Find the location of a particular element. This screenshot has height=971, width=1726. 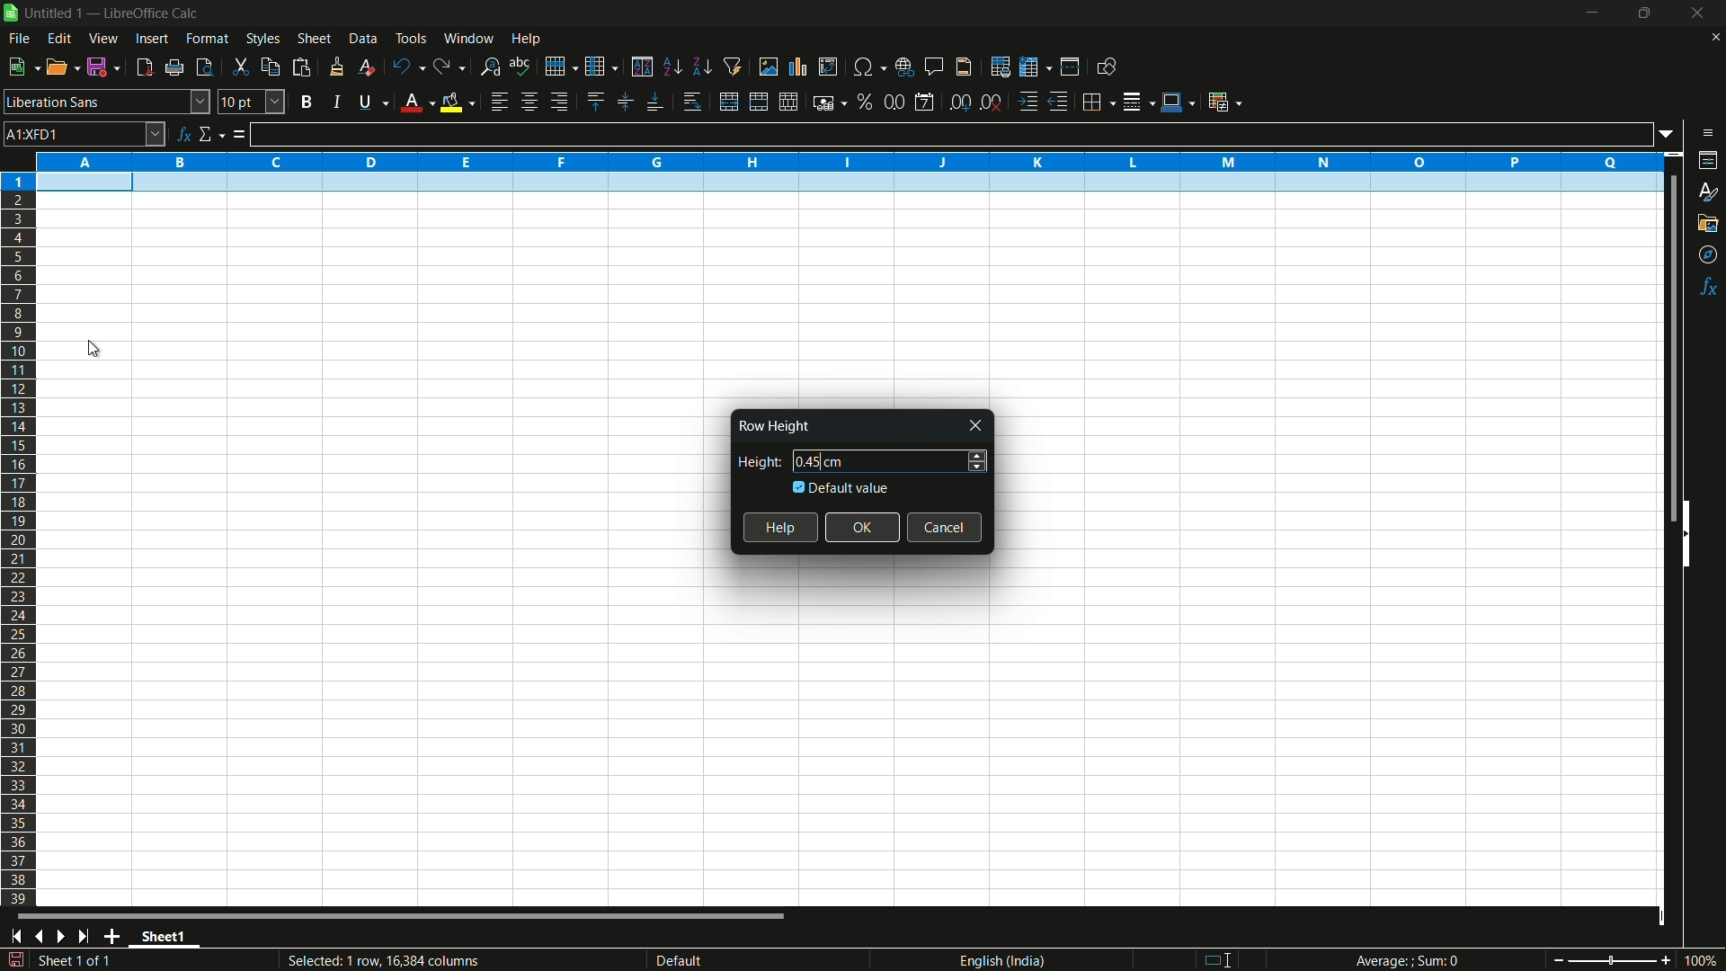

align top is located at coordinates (594, 102).